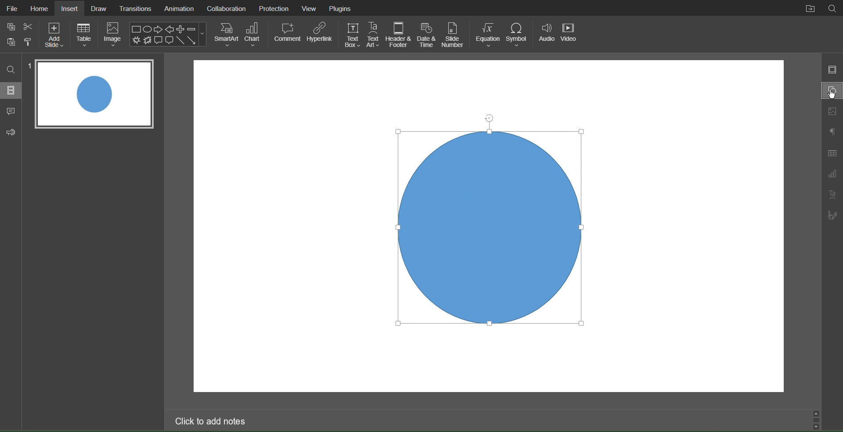 The image size is (843, 432). I want to click on Audio, so click(547, 35).